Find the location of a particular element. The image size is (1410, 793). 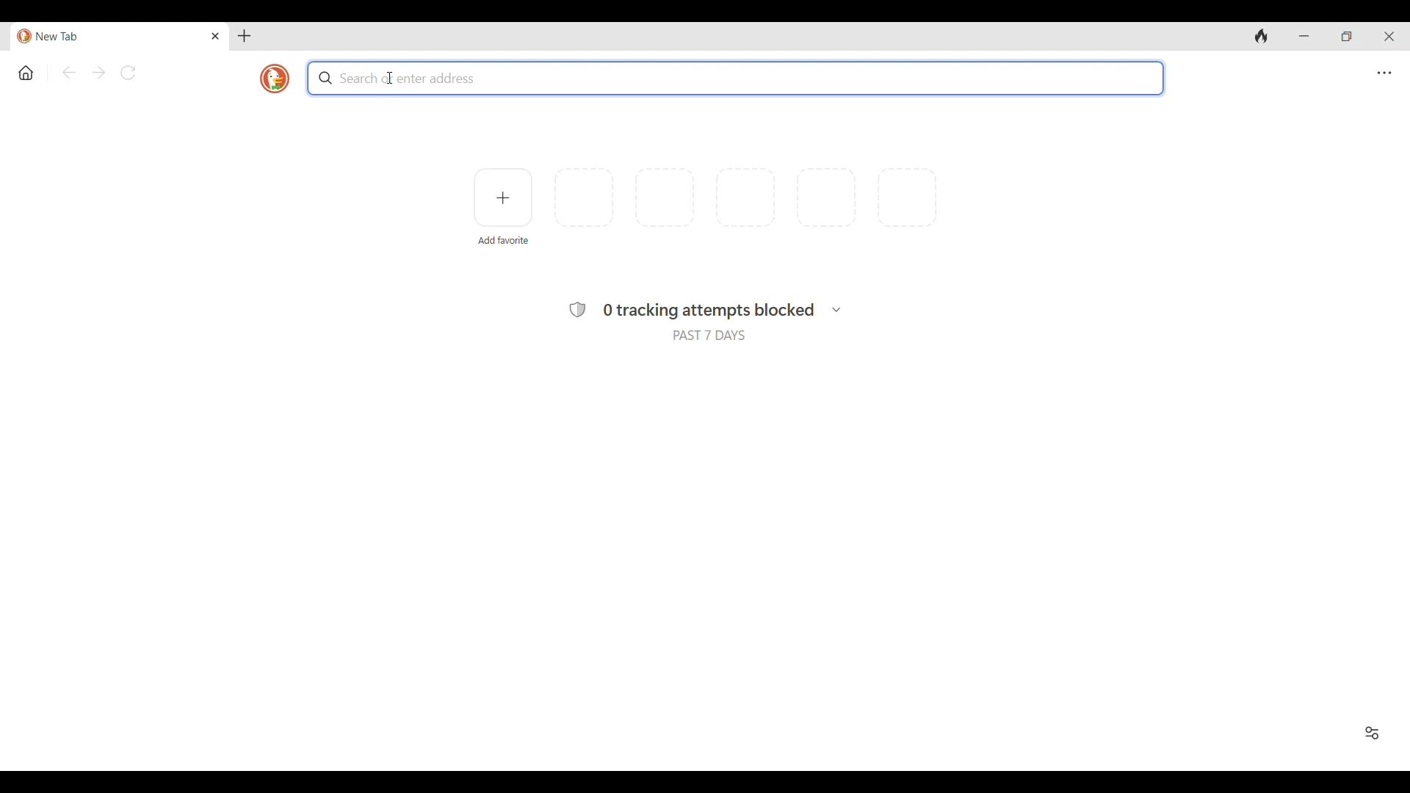

Protection symbol of browser is located at coordinates (577, 309).